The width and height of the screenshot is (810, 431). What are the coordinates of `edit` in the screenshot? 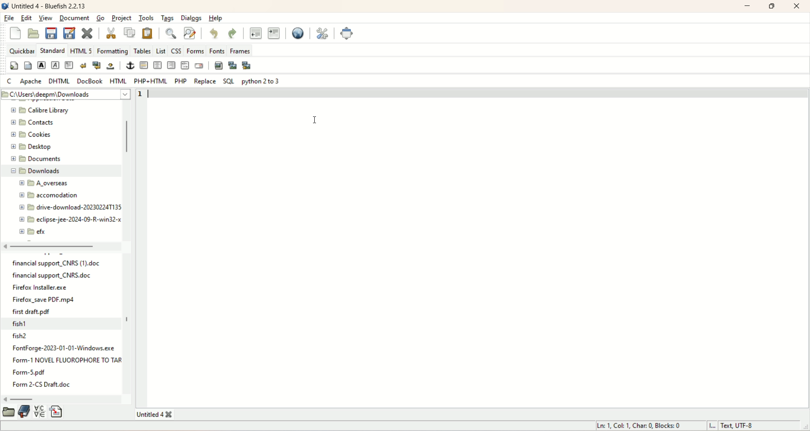 It's located at (27, 18).